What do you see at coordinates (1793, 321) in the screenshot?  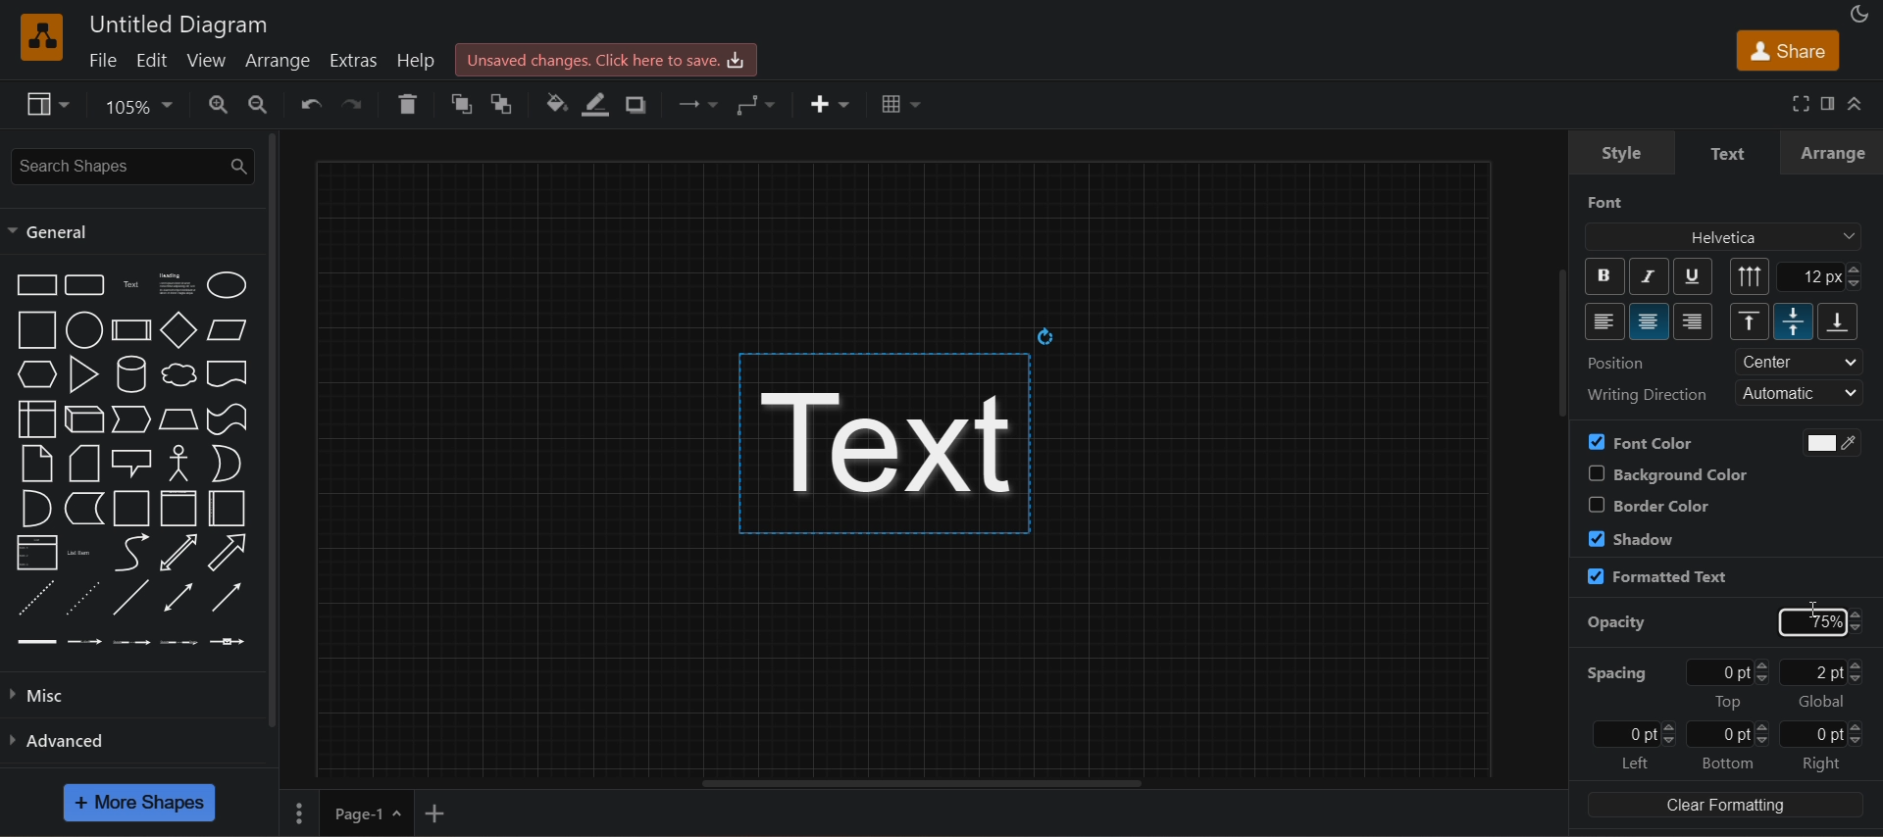 I see `middle` at bounding box center [1793, 321].